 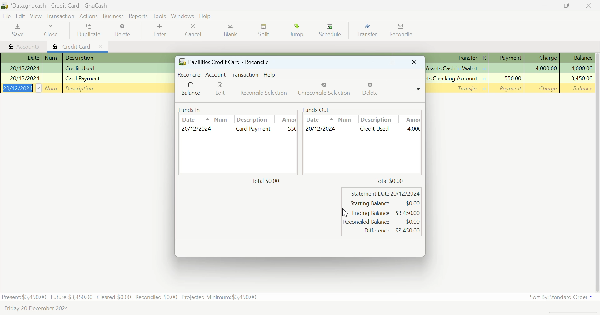 What do you see at coordinates (401, 31) in the screenshot?
I see `Cursor on Reconcile` at bounding box center [401, 31].